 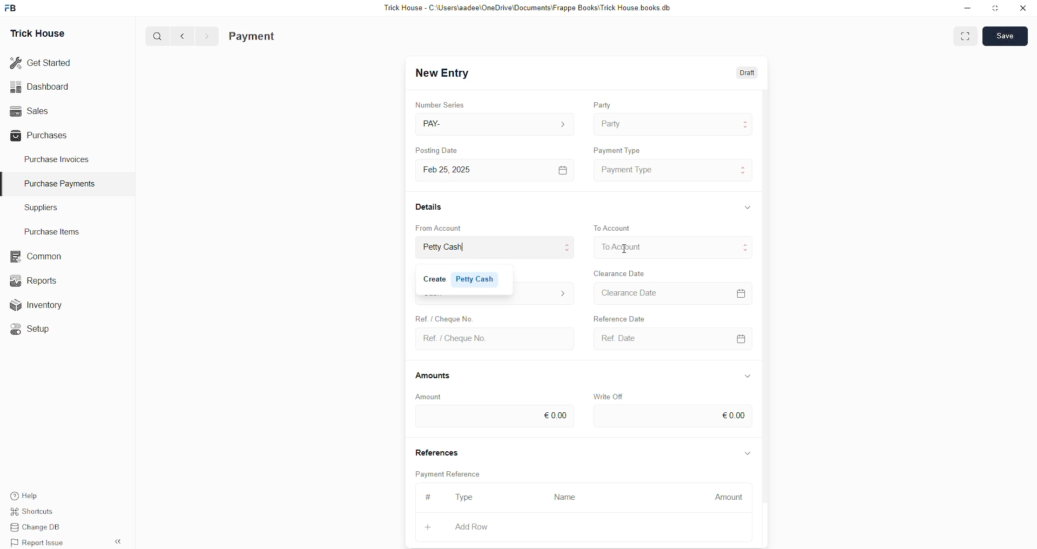 What do you see at coordinates (37, 207) in the screenshot?
I see `Suppliers` at bounding box center [37, 207].